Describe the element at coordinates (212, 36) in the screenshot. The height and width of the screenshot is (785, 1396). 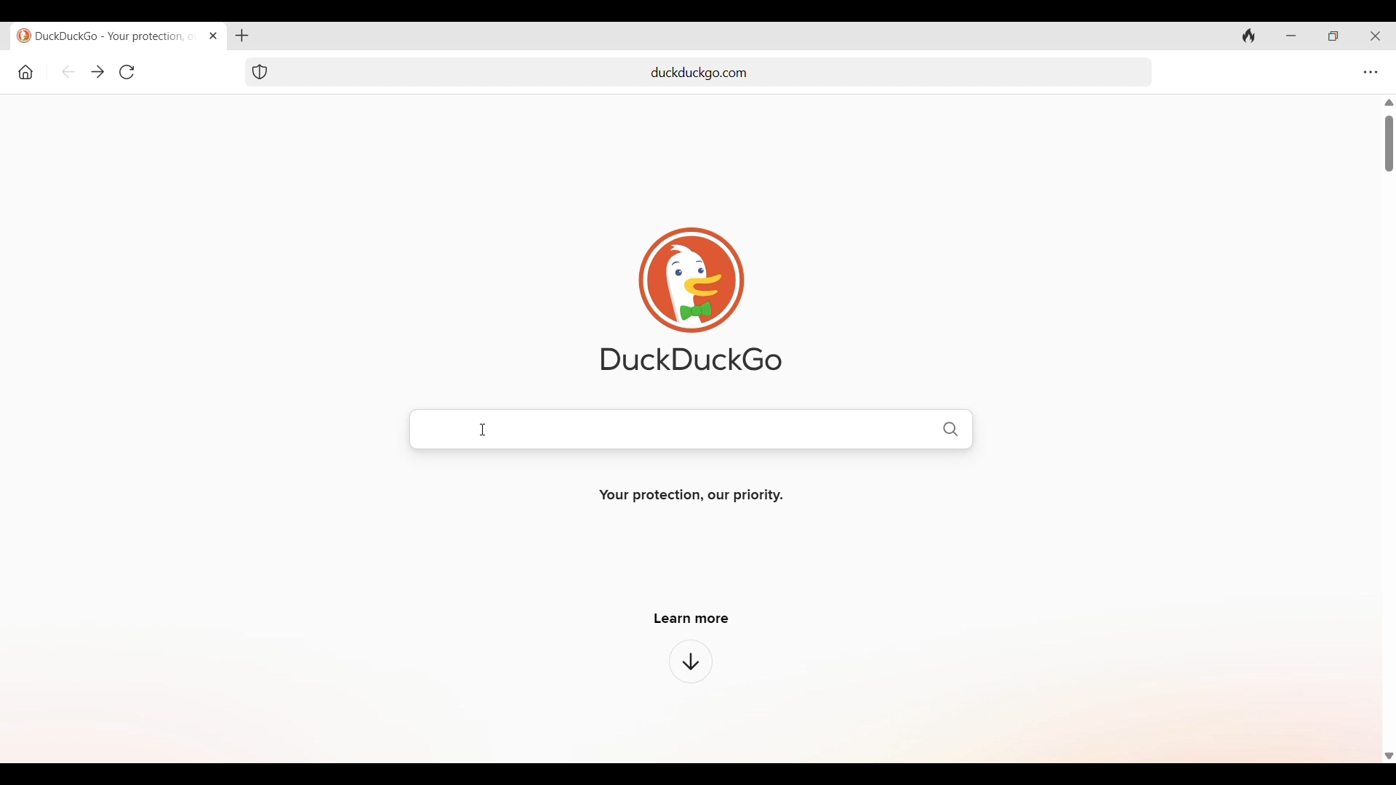
I see `Close tab` at that location.